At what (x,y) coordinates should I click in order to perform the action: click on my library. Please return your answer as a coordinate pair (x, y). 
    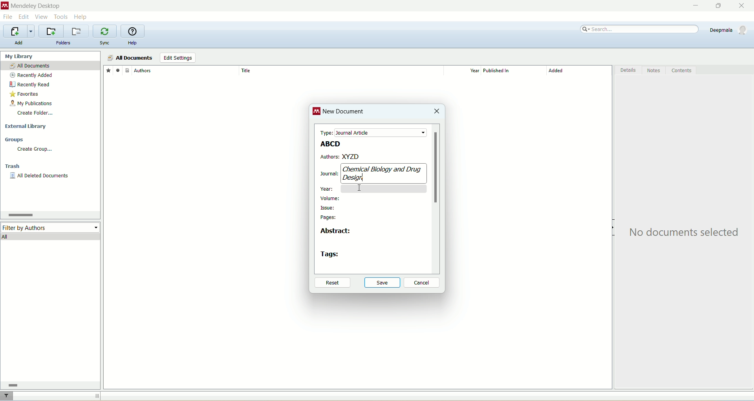
    Looking at the image, I should click on (20, 56).